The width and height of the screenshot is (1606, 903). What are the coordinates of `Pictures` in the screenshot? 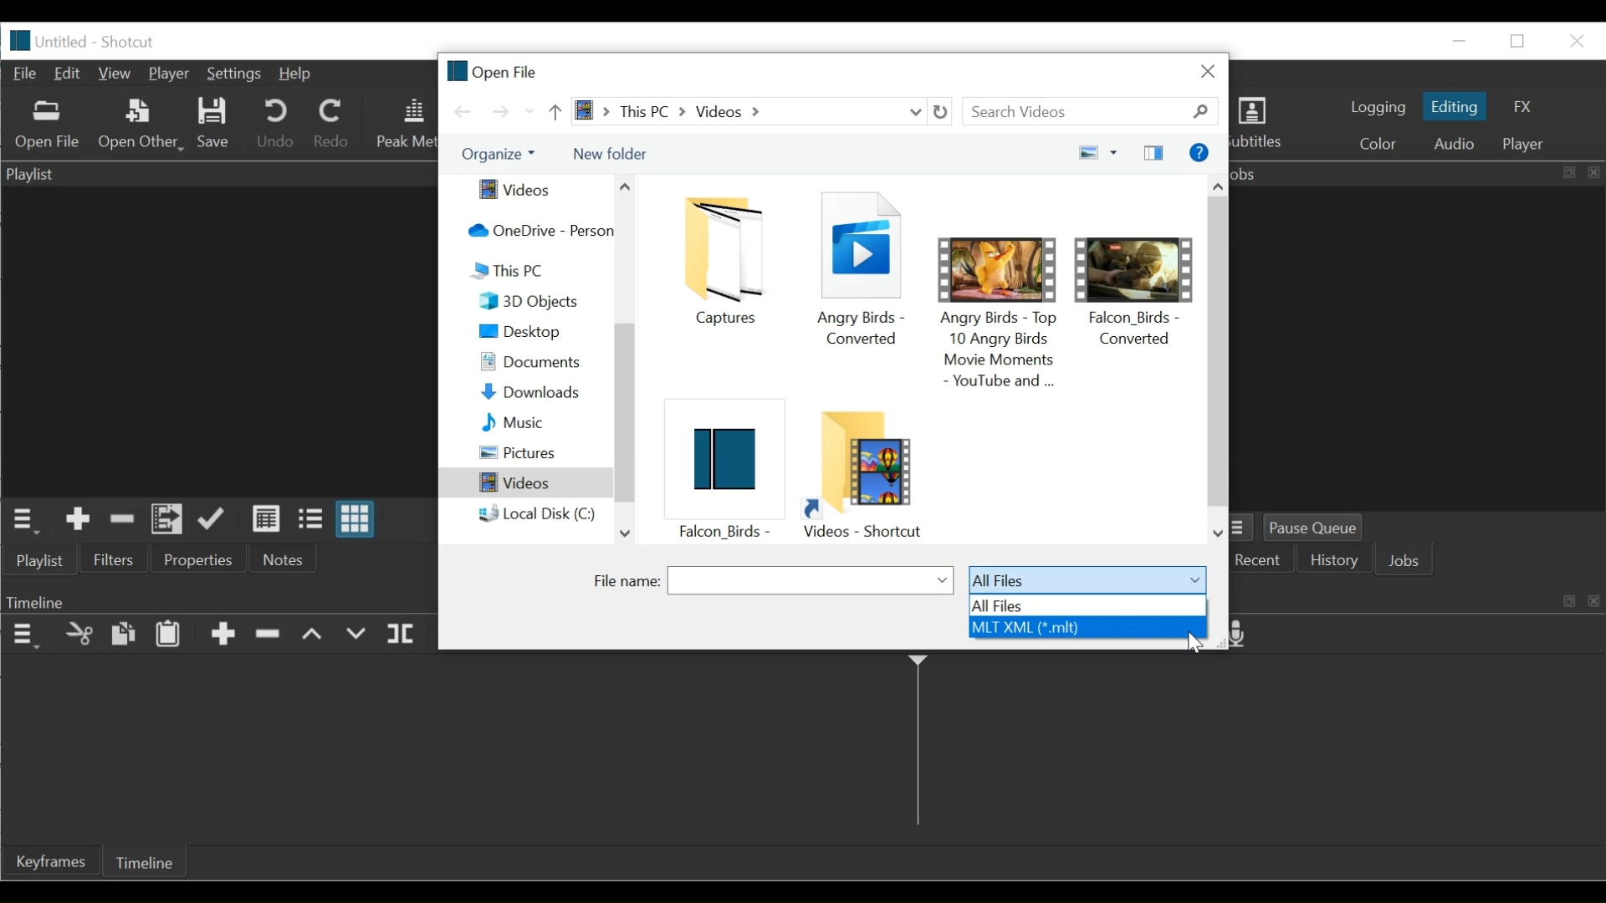 It's located at (543, 453).